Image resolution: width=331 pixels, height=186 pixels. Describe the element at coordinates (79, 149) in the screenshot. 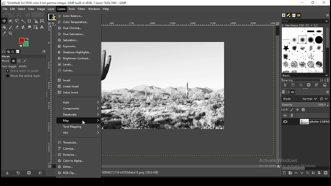

I see `coloroze` at that location.